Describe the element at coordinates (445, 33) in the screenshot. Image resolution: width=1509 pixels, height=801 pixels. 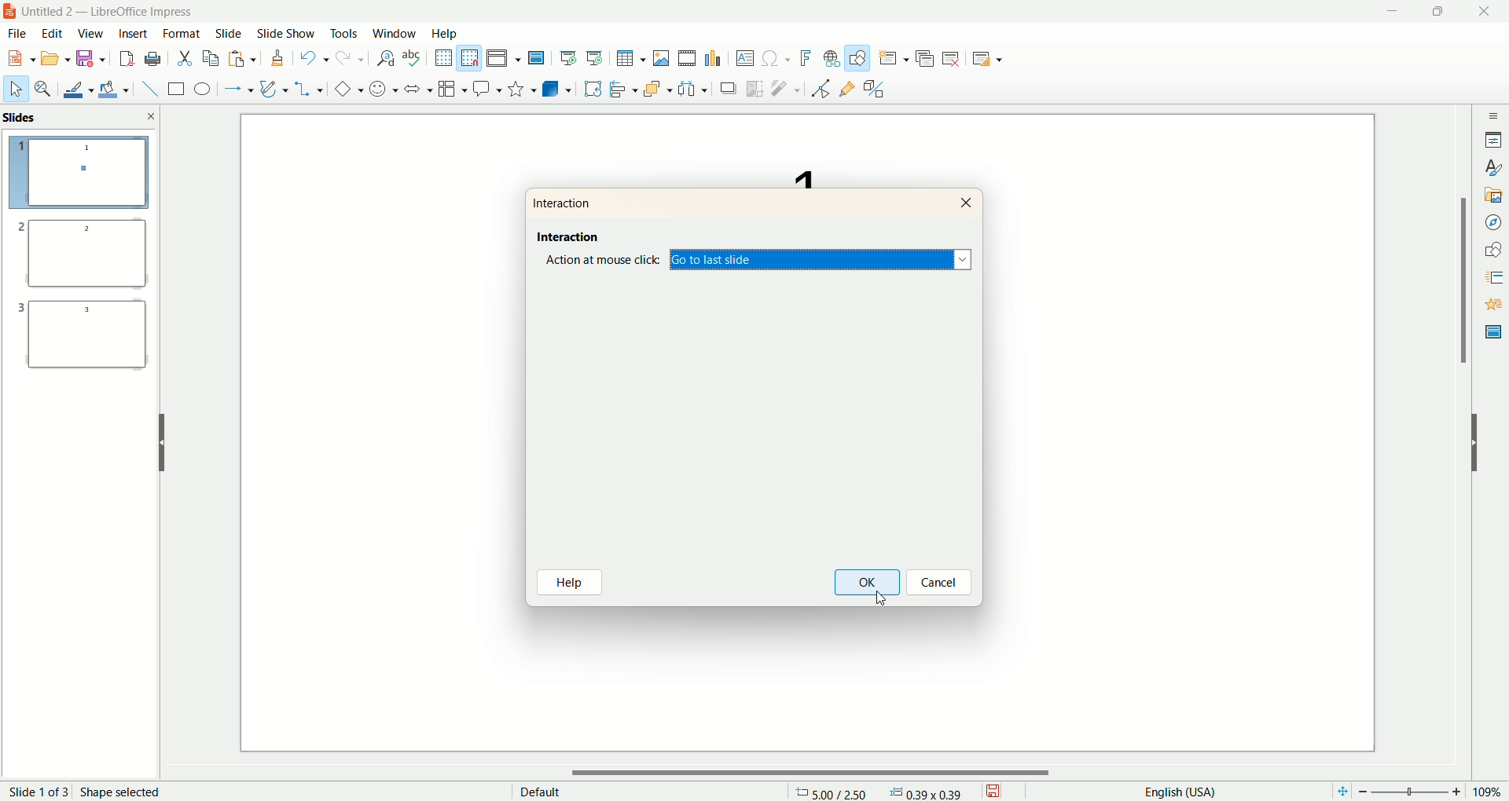
I see `help` at that location.